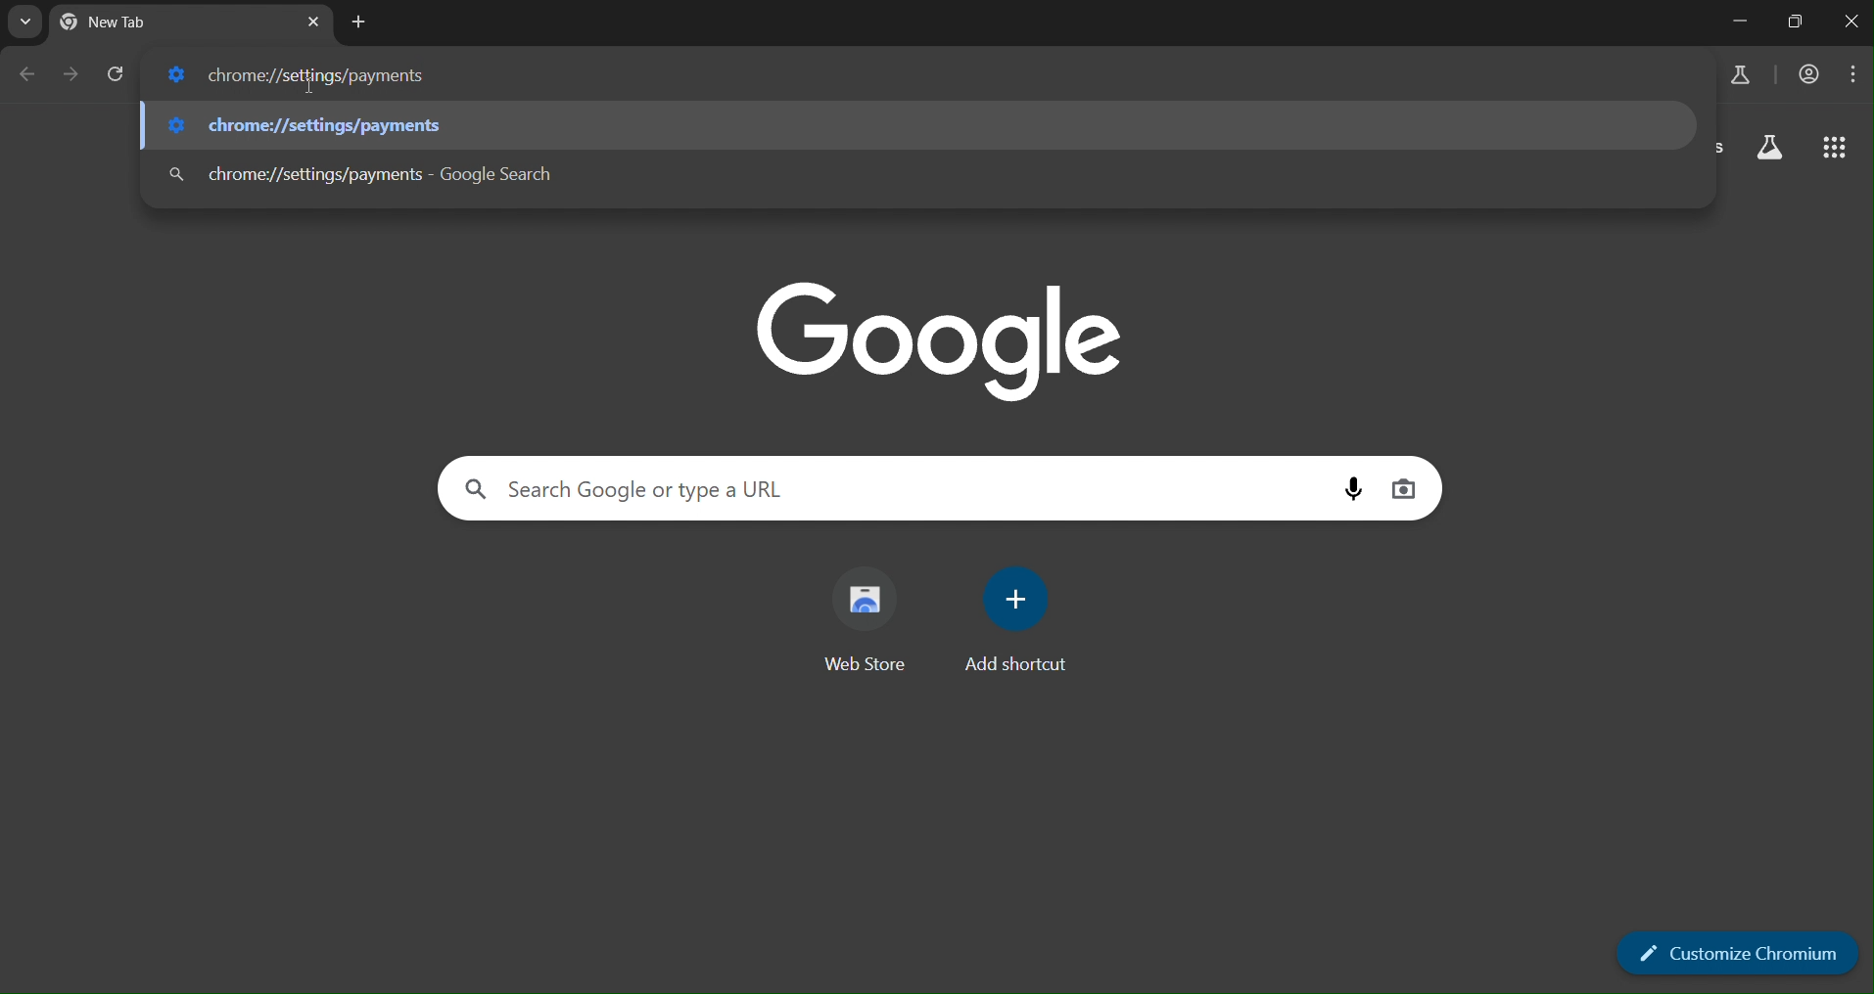  What do you see at coordinates (155, 23) in the screenshot?
I see `current tab` at bounding box center [155, 23].